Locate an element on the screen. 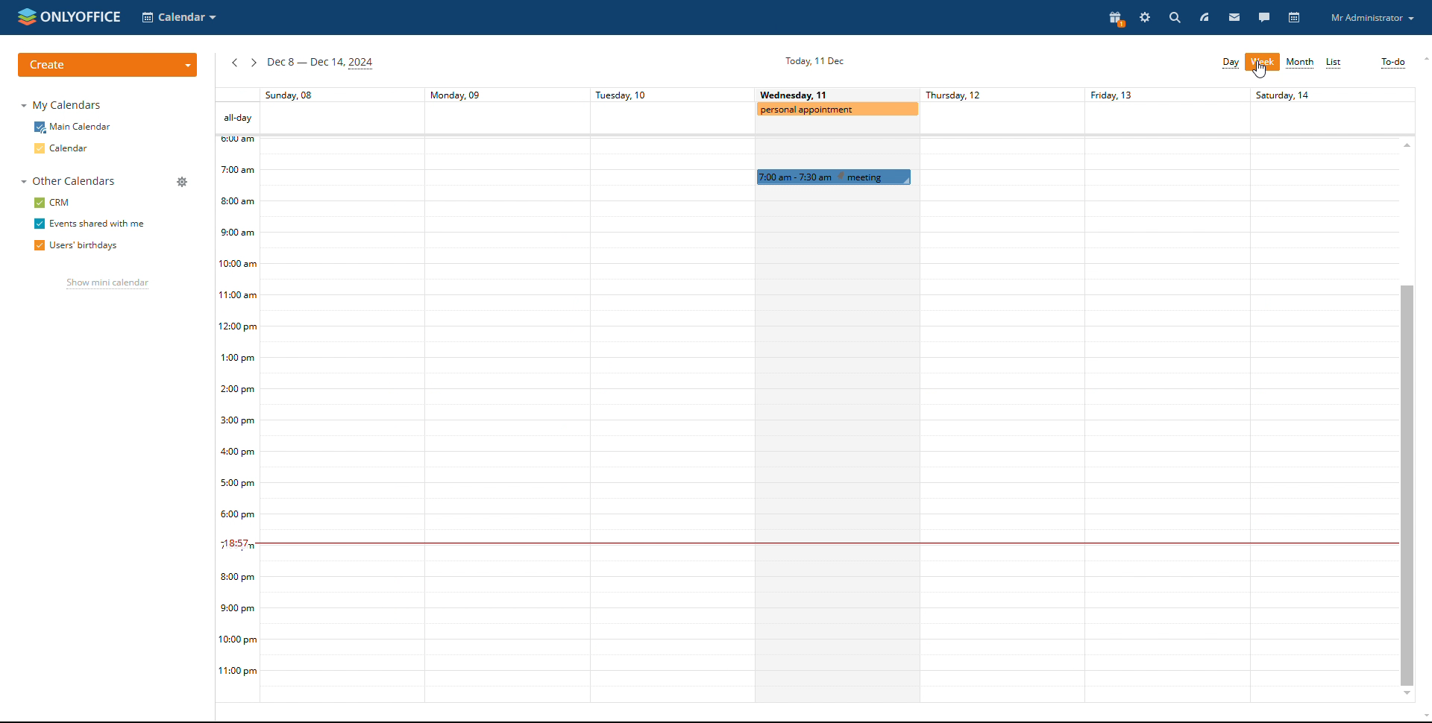 The image size is (1432, 723). previous week is located at coordinates (236, 63).